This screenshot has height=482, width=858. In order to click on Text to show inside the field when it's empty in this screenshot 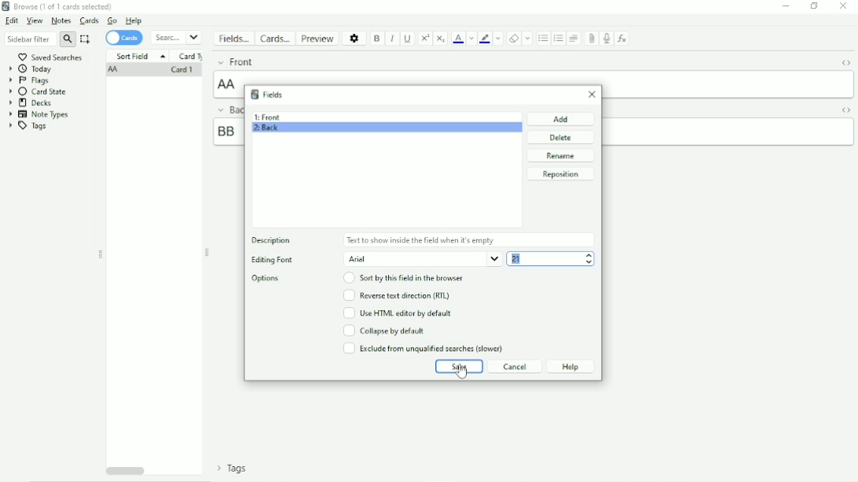, I will do `click(422, 240)`.